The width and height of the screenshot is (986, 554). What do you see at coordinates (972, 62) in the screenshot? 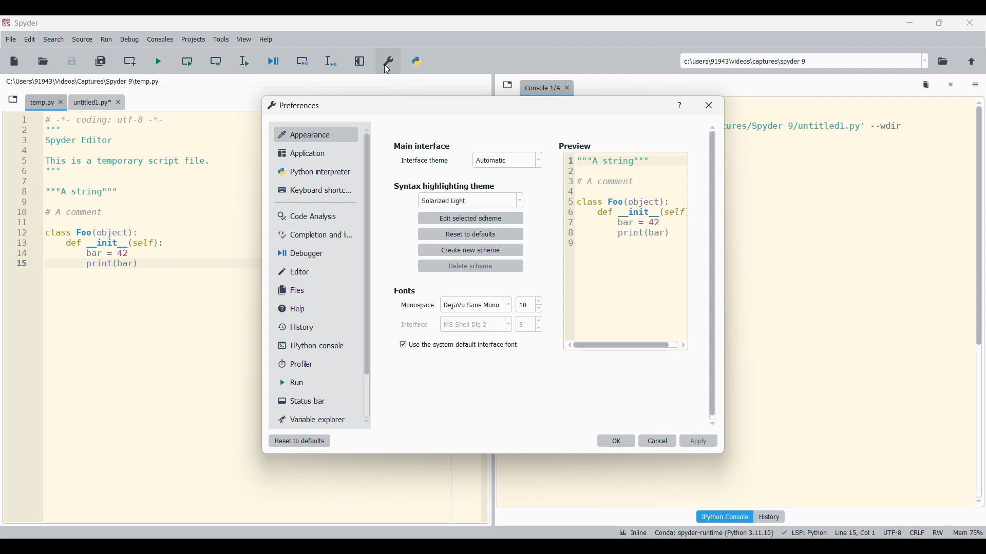
I see `Change to parent directory` at bounding box center [972, 62].